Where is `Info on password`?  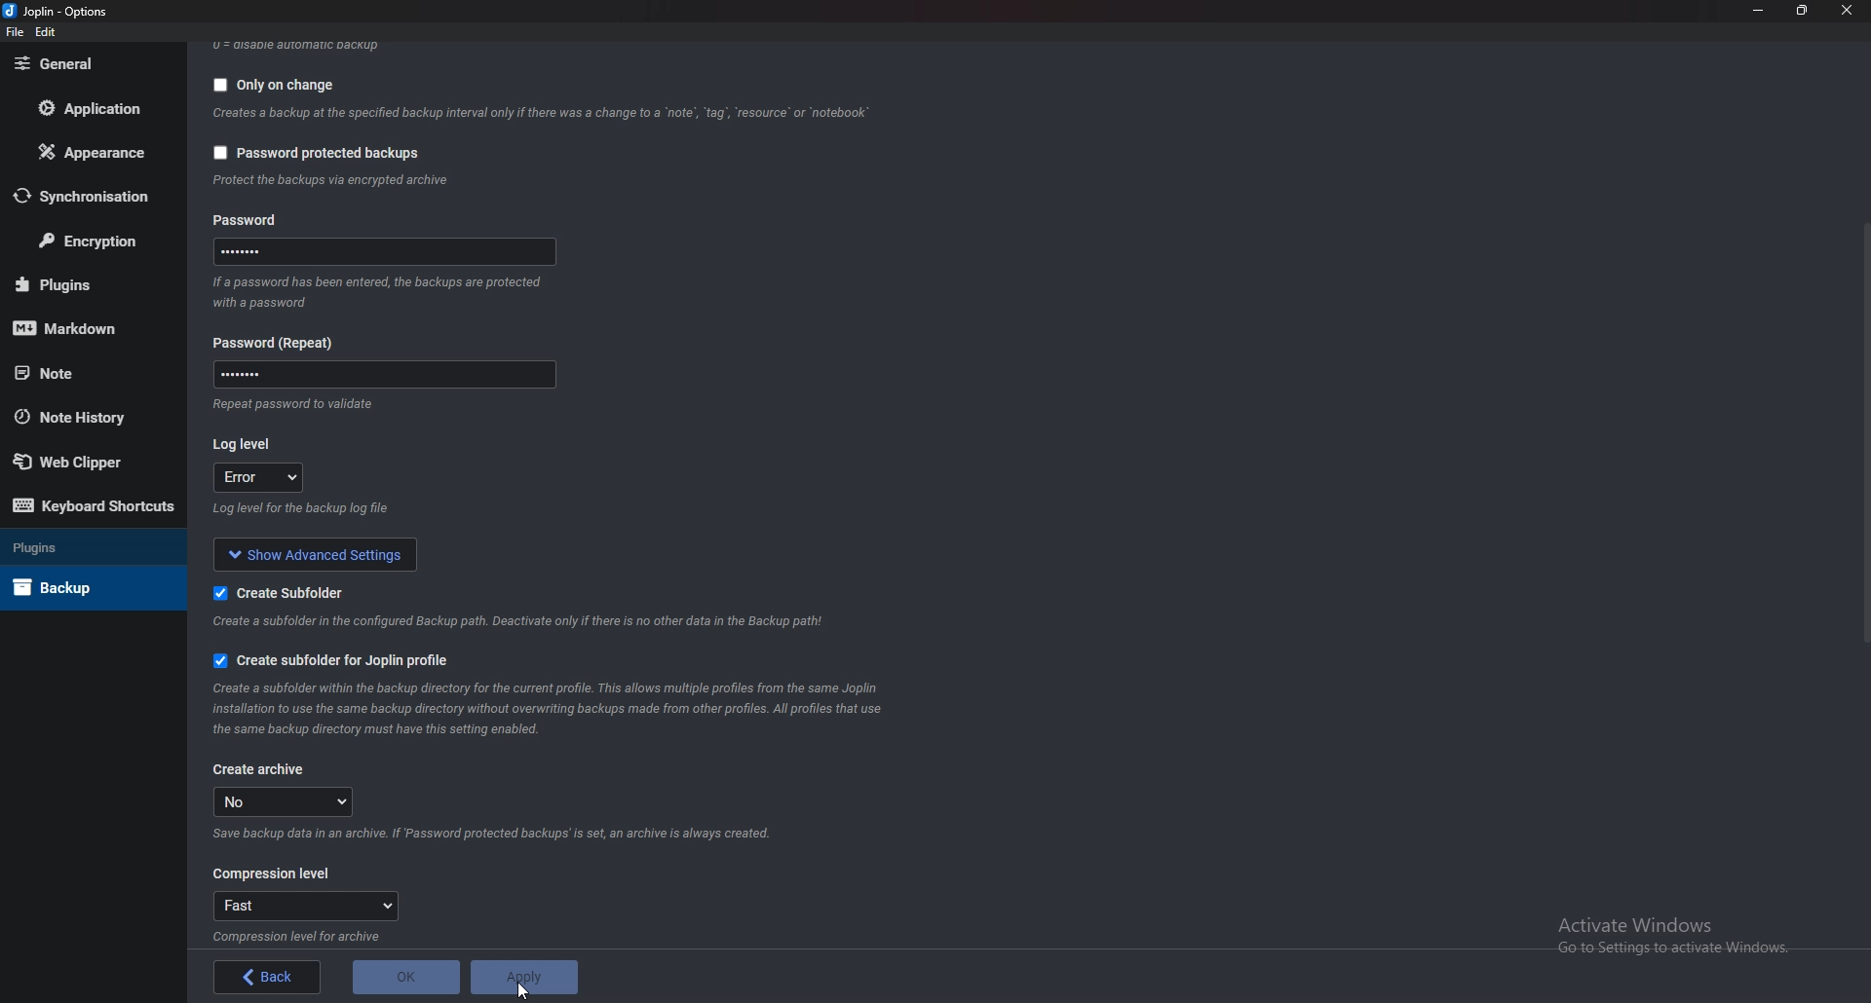
Info on password is located at coordinates (379, 295).